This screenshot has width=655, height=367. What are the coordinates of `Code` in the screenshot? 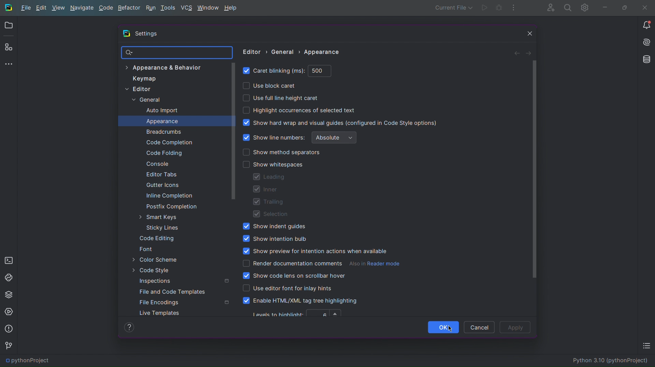 It's located at (106, 8).